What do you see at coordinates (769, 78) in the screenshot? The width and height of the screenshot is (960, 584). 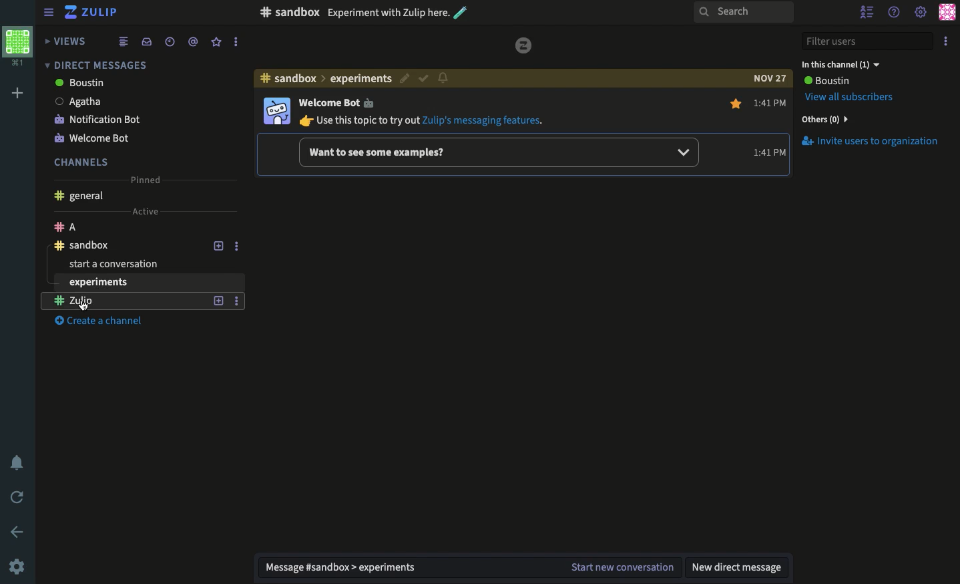 I see `date` at bounding box center [769, 78].